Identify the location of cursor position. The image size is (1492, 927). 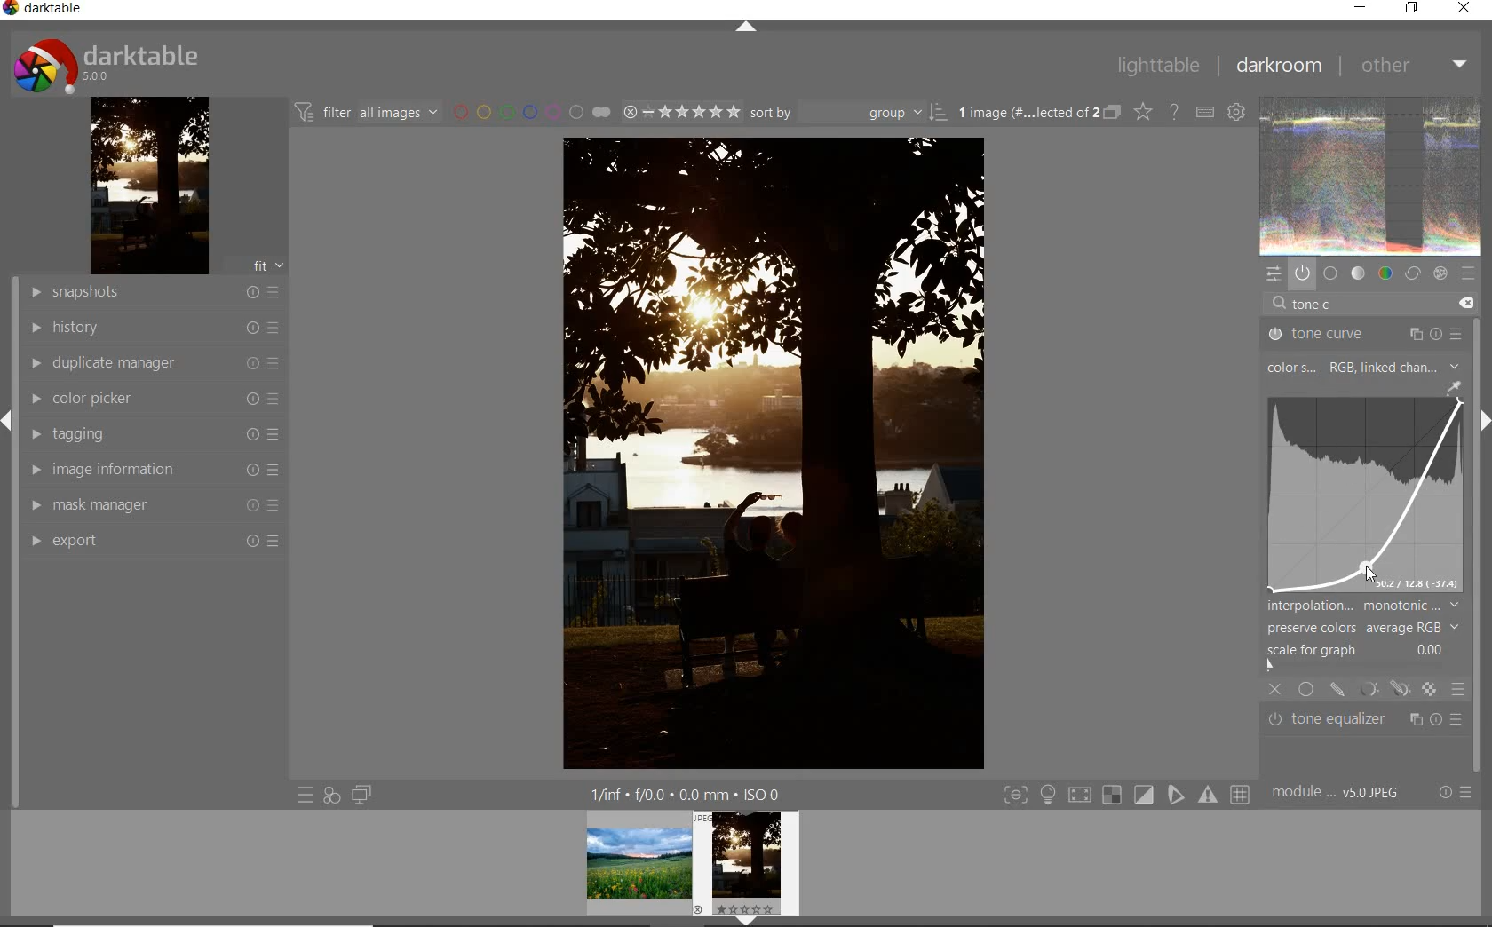
(1368, 572).